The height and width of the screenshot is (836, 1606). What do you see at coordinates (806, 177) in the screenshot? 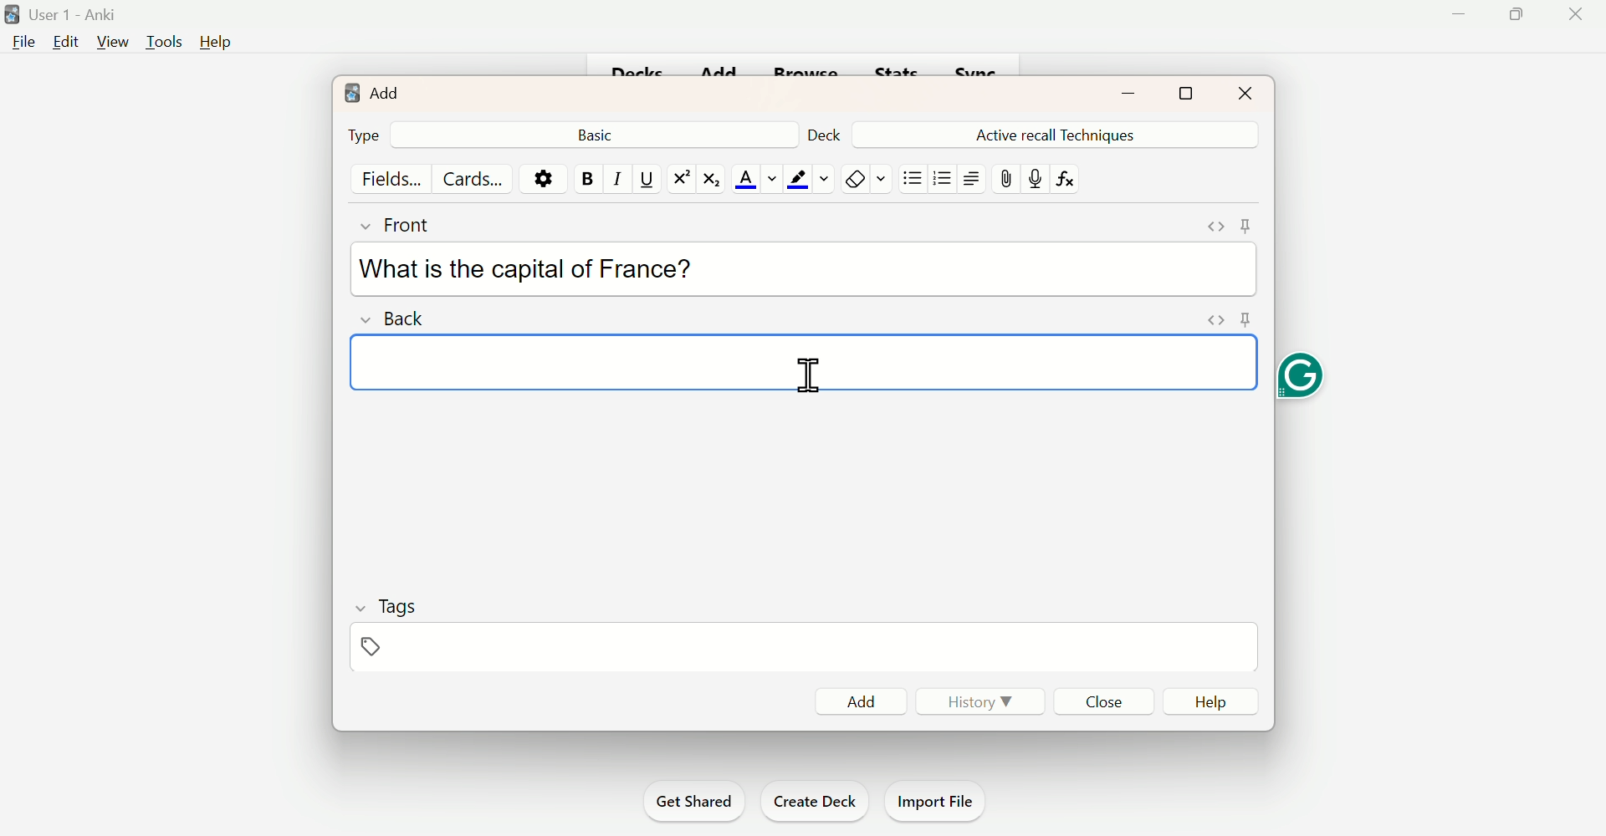
I see `Text Highlighting Color` at bounding box center [806, 177].